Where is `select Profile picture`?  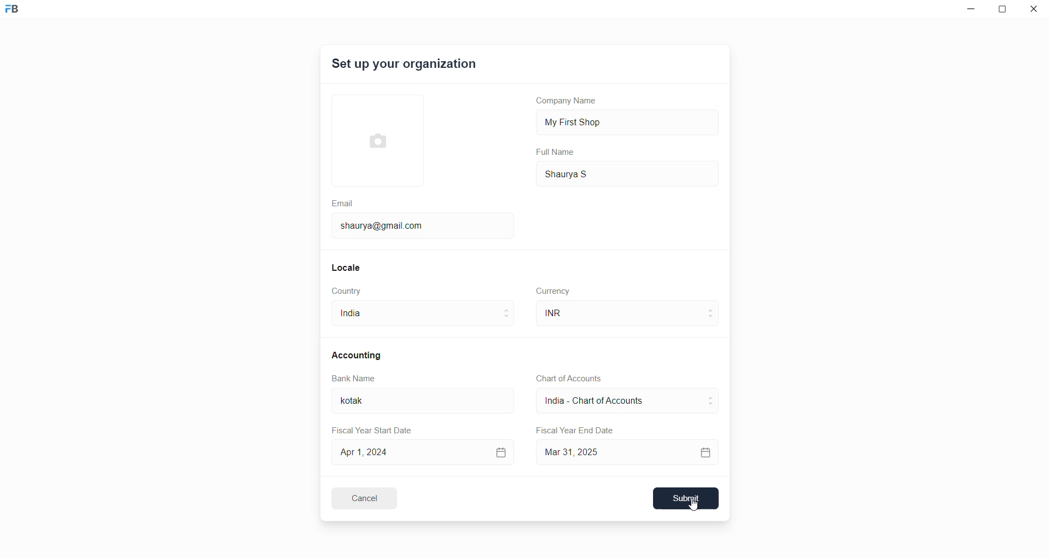
select Profile picture is located at coordinates (372, 139).